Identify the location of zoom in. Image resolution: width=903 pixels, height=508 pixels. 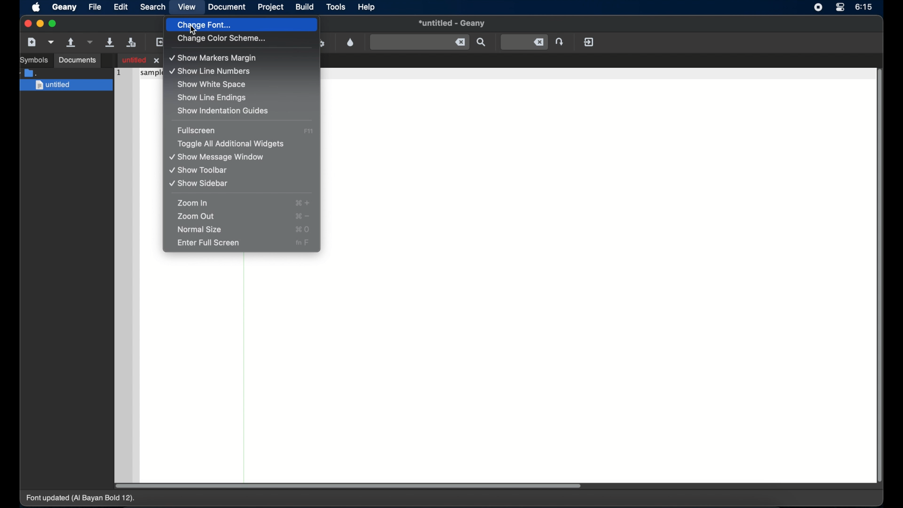
(193, 203).